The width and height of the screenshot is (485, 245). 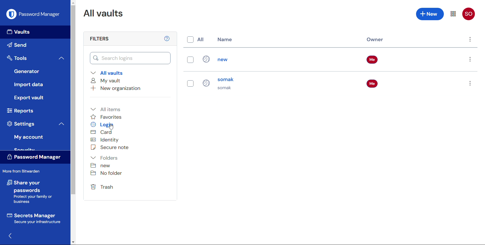 I want to click on send , so click(x=35, y=44).